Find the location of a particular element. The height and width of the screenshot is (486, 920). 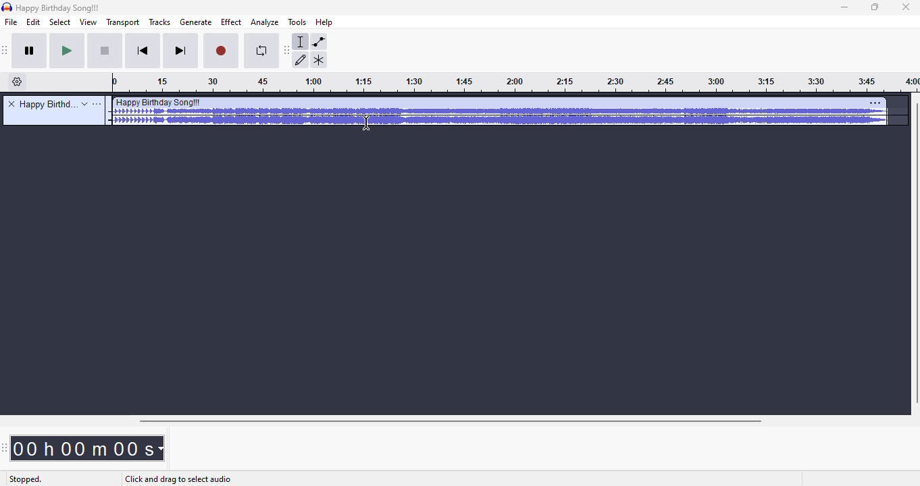

select is located at coordinates (60, 22).